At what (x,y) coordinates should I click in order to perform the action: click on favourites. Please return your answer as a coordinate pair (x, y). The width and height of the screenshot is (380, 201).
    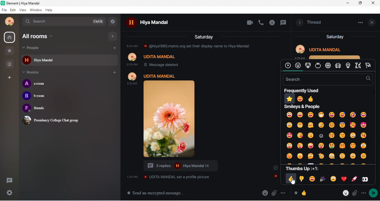
    Looking at the image, I should click on (9, 51).